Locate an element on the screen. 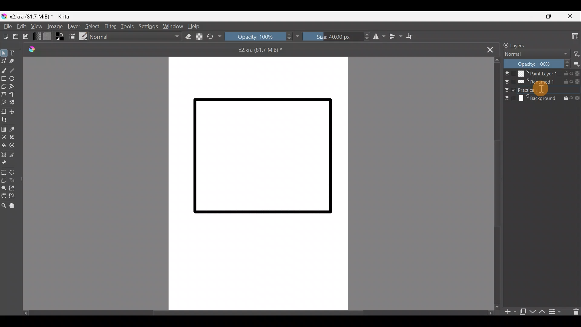 This screenshot has width=581, height=327. Choose brush preset is located at coordinates (84, 37).